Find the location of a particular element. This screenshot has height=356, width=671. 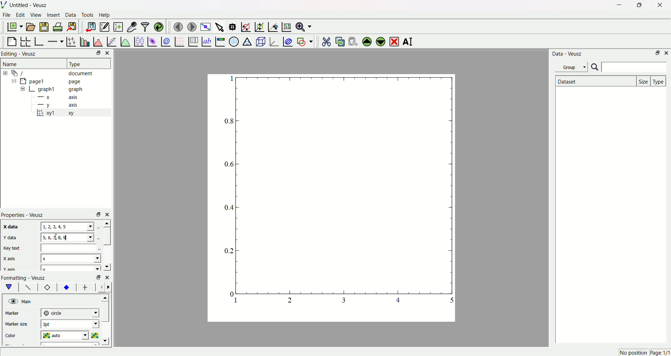

plot key is located at coordinates (193, 41).